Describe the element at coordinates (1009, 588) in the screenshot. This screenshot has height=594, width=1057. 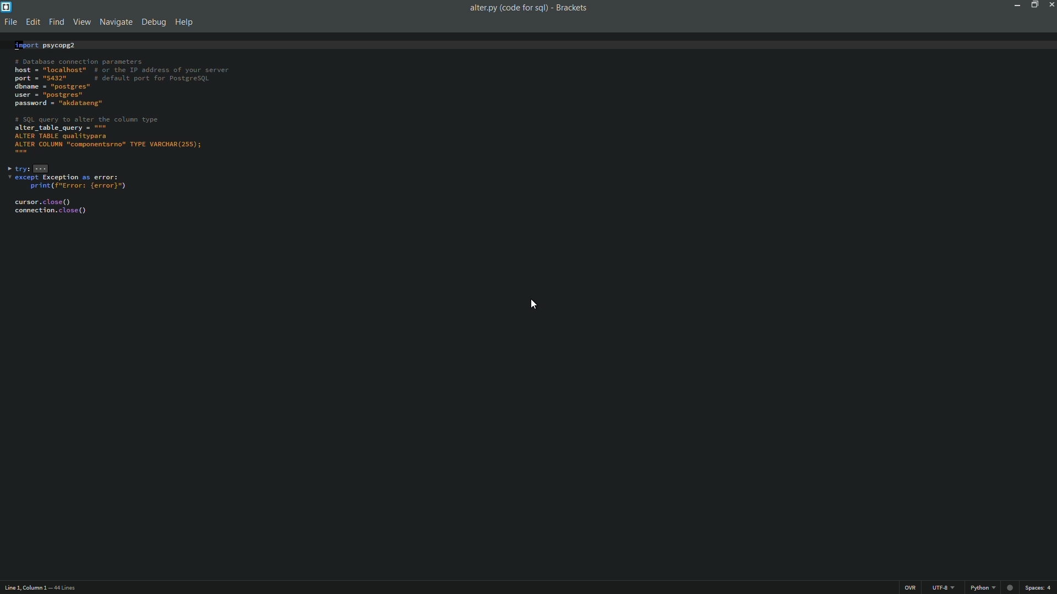
I see `No linter available` at that location.